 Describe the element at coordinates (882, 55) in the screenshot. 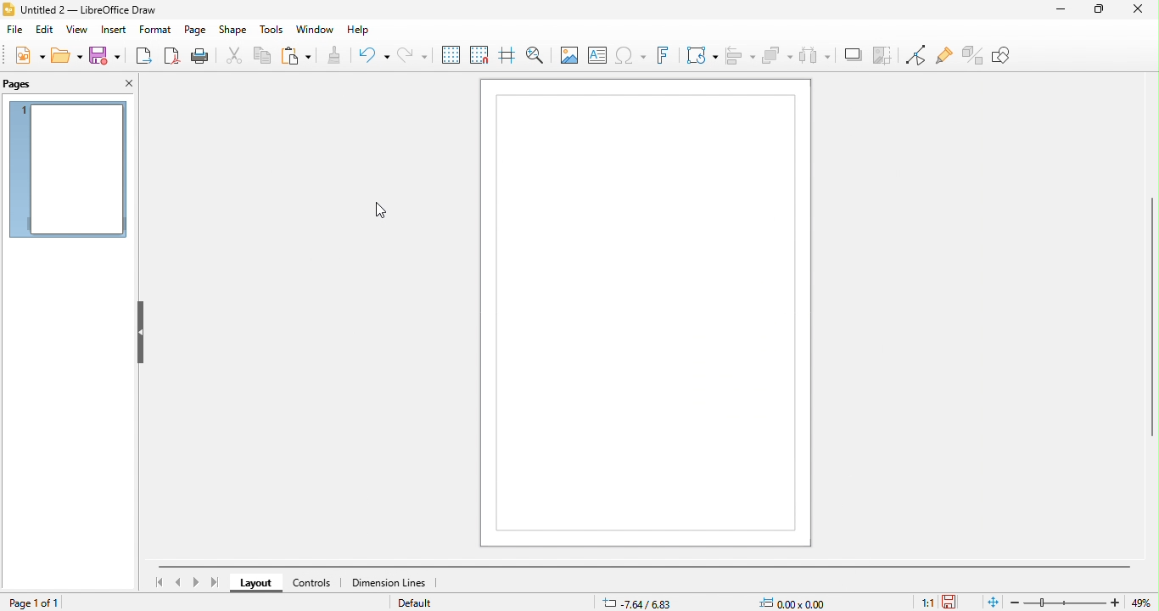

I see `crop` at that location.